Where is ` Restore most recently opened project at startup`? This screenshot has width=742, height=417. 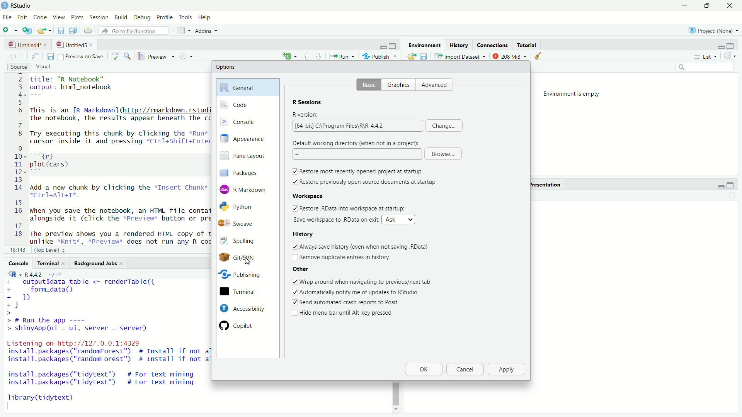
 Restore most recently opened project at startup is located at coordinates (362, 171).